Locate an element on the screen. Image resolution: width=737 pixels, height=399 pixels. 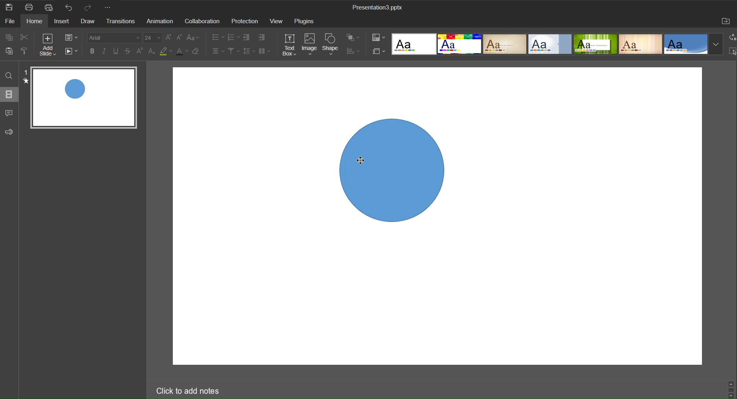
Find is located at coordinates (9, 75).